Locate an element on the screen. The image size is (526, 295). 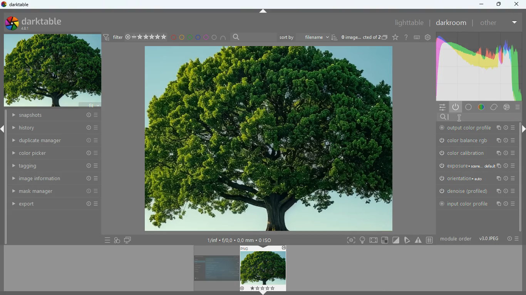
copy is located at coordinates (385, 38).